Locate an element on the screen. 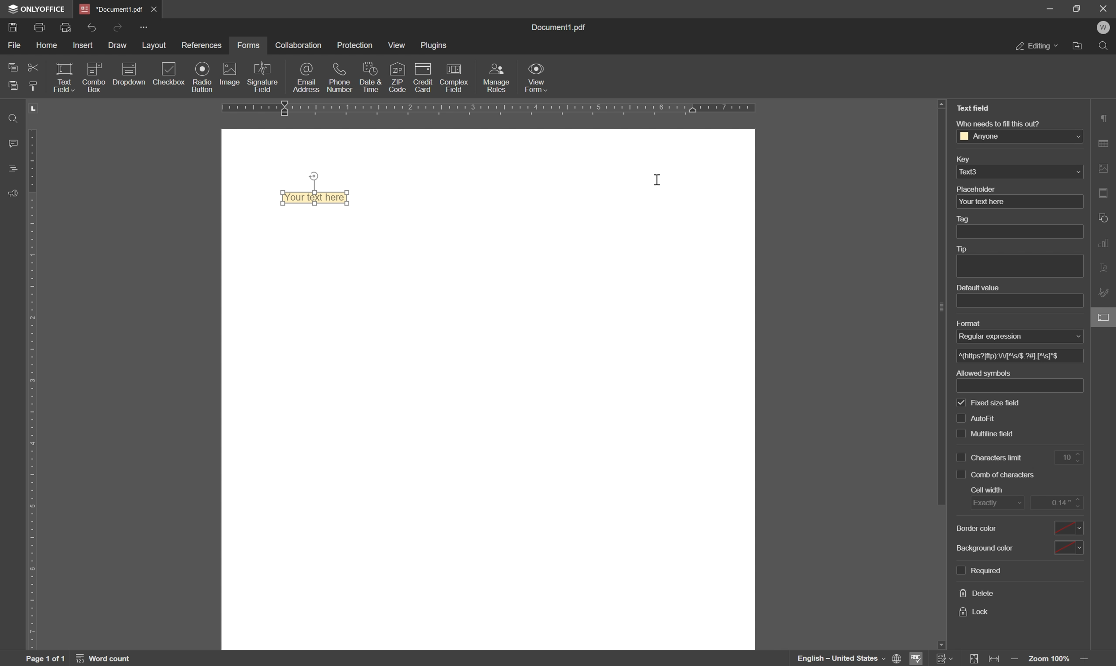  background color is located at coordinates (990, 547).